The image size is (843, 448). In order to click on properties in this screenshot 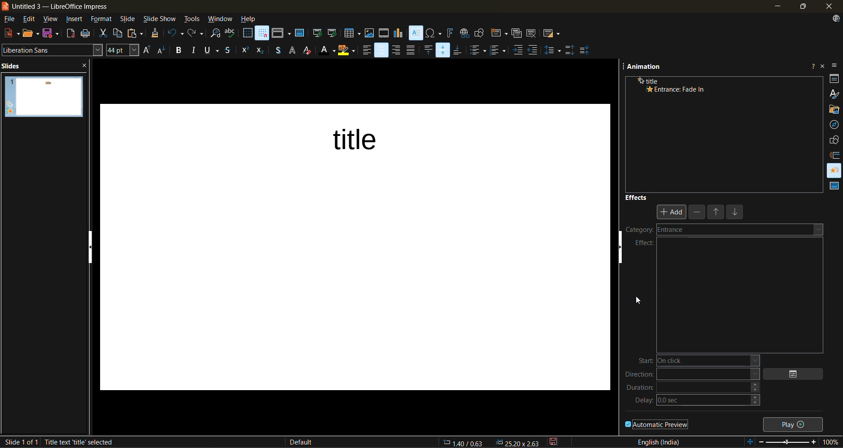, I will do `click(835, 78)`.